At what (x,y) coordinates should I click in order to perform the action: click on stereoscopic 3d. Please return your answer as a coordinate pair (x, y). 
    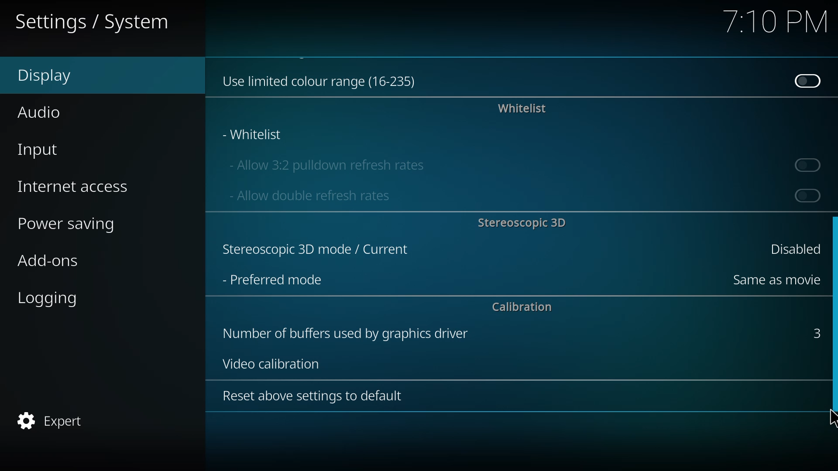
    Looking at the image, I should click on (521, 222).